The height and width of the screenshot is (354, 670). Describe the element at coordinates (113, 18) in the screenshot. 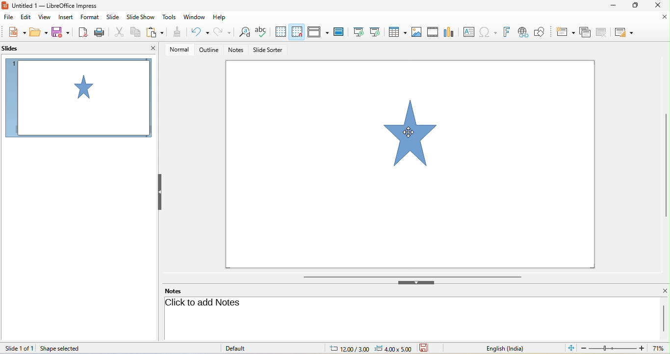

I see `slide` at that location.